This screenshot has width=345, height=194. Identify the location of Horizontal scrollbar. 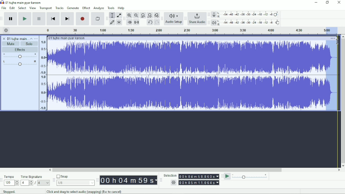
(195, 170).